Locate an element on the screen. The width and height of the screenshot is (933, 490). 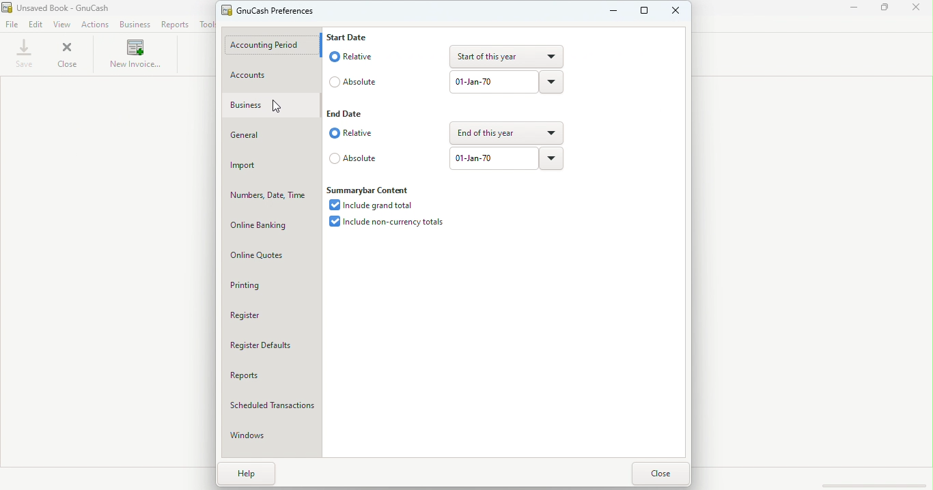
Help is located at coordinates (242, 473).